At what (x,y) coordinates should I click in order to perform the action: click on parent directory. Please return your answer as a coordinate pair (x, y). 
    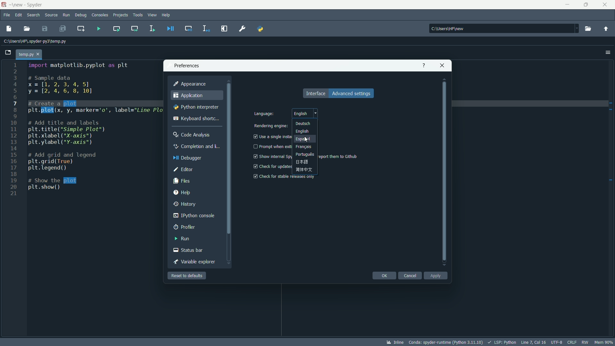
    Looking at the image, I should click on (606, 29).